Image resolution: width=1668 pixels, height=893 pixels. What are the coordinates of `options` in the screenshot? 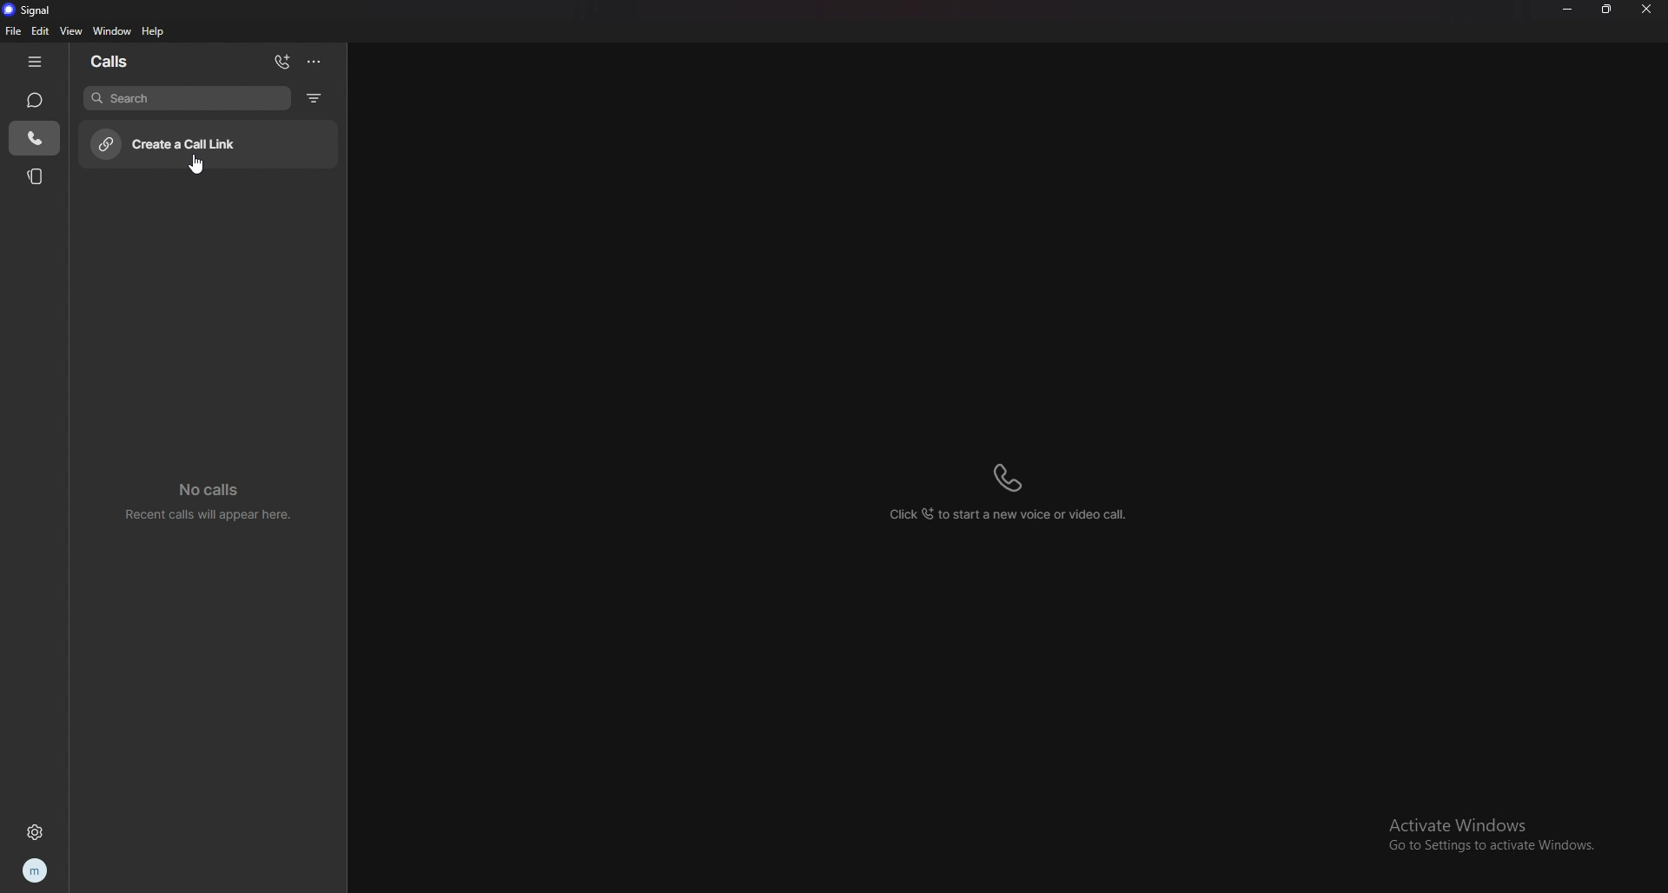 It's located at (314, 61).